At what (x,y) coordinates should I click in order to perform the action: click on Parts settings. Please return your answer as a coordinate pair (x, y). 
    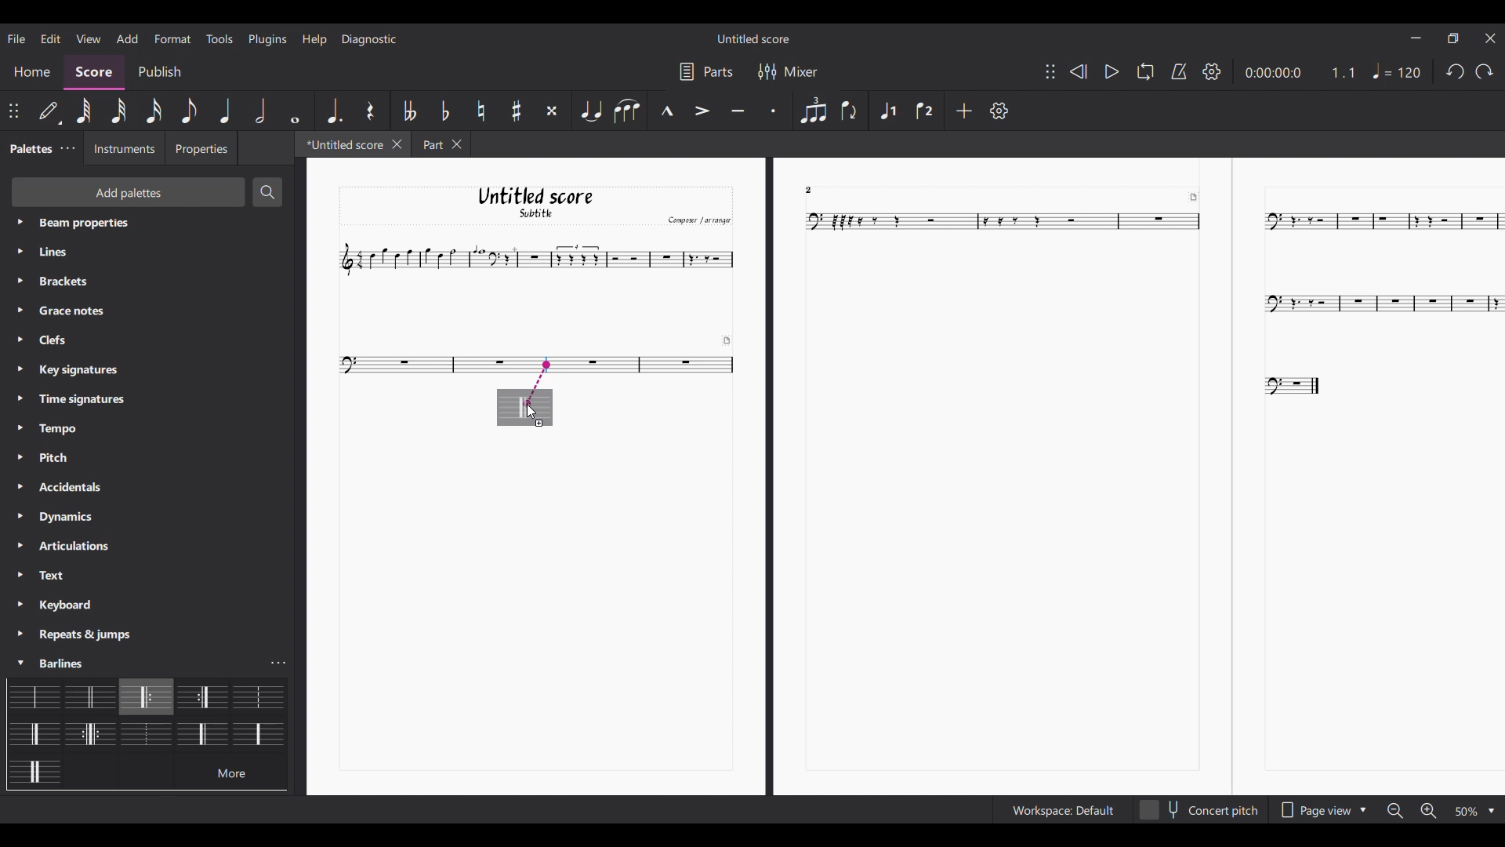
    Looking at the image, I should click on (706, 71).